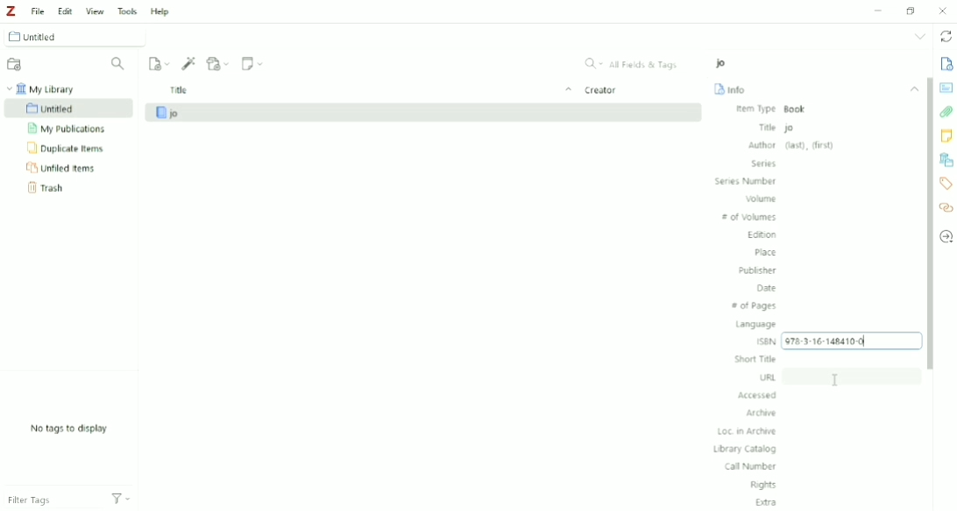  Describe the element at coordinates (127, 10) in the screenshot. I see `Tools` at that location.